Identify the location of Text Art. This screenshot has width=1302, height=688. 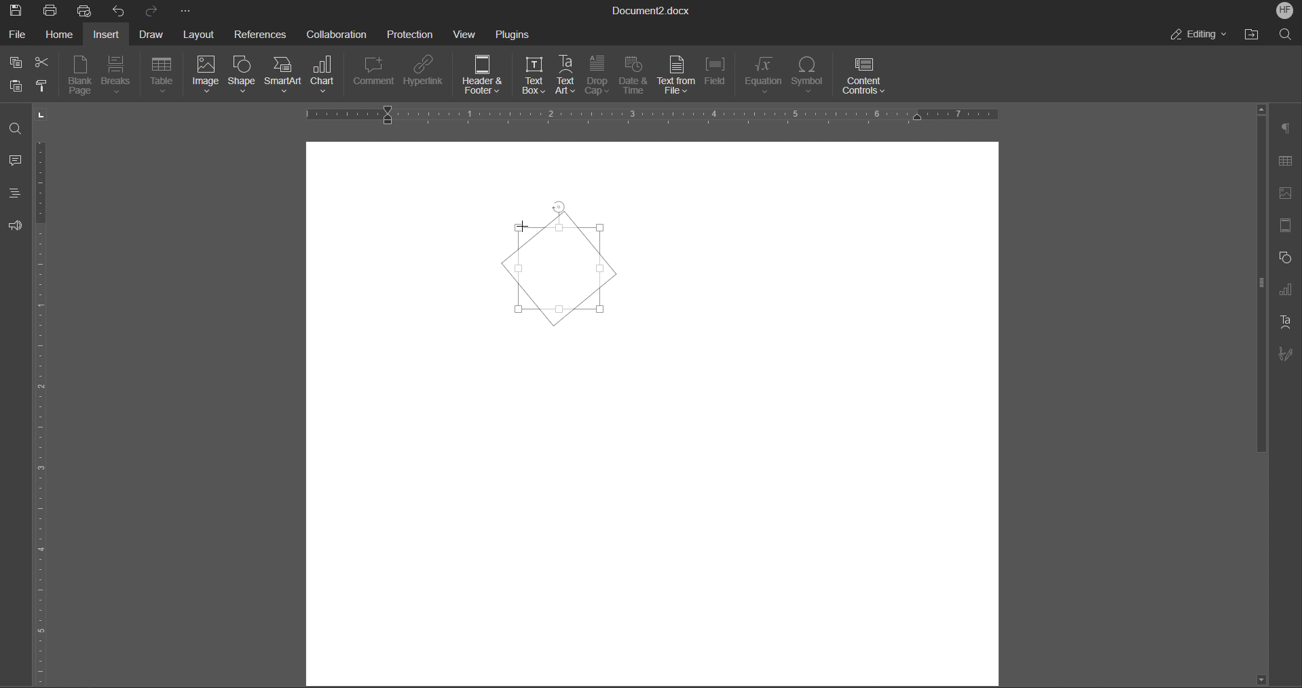
(1284, 322).